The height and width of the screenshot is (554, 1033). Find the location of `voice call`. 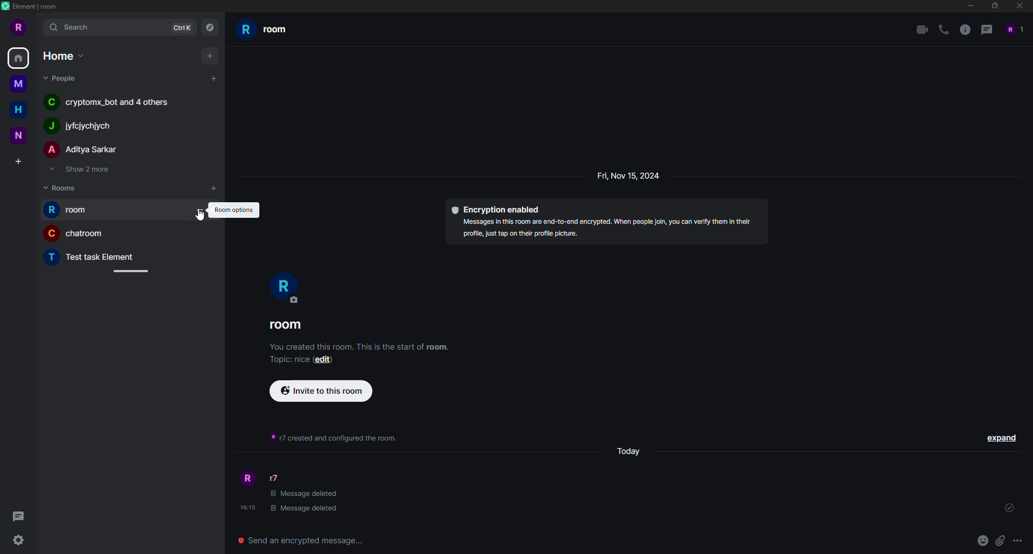

voice call is located at coordinates (942, 30).